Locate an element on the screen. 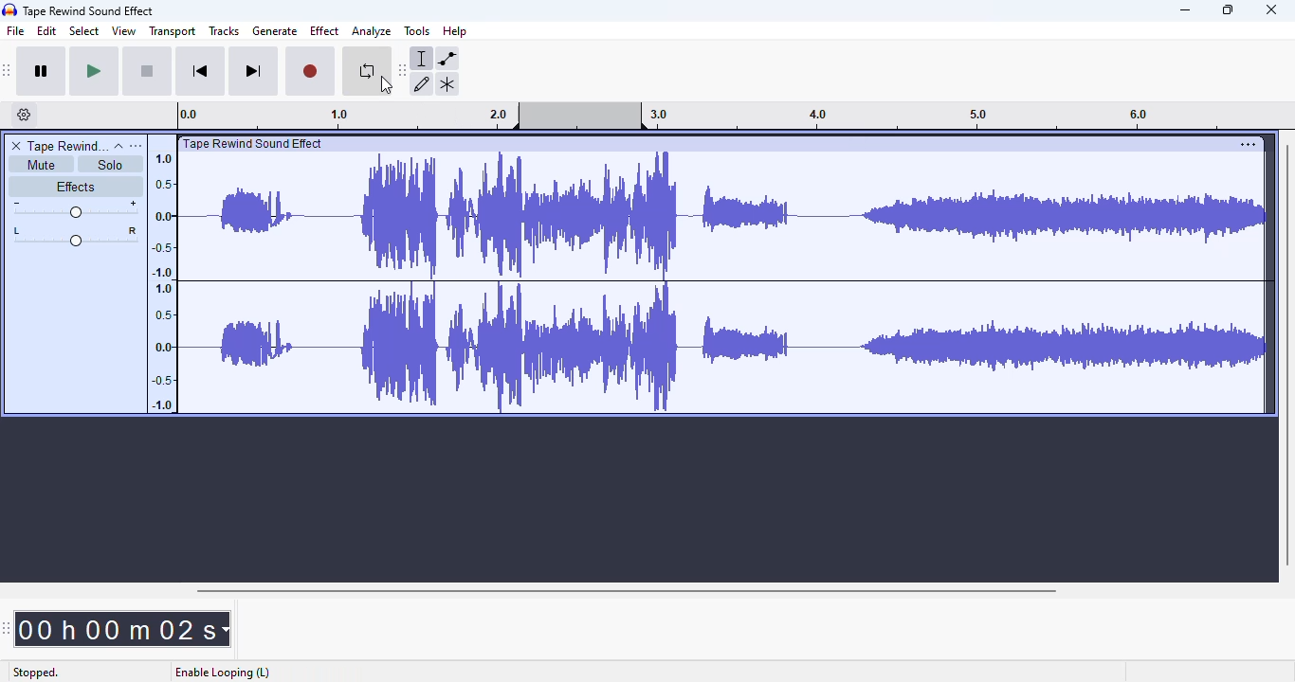  cursor is located at coordinates (385, 85).